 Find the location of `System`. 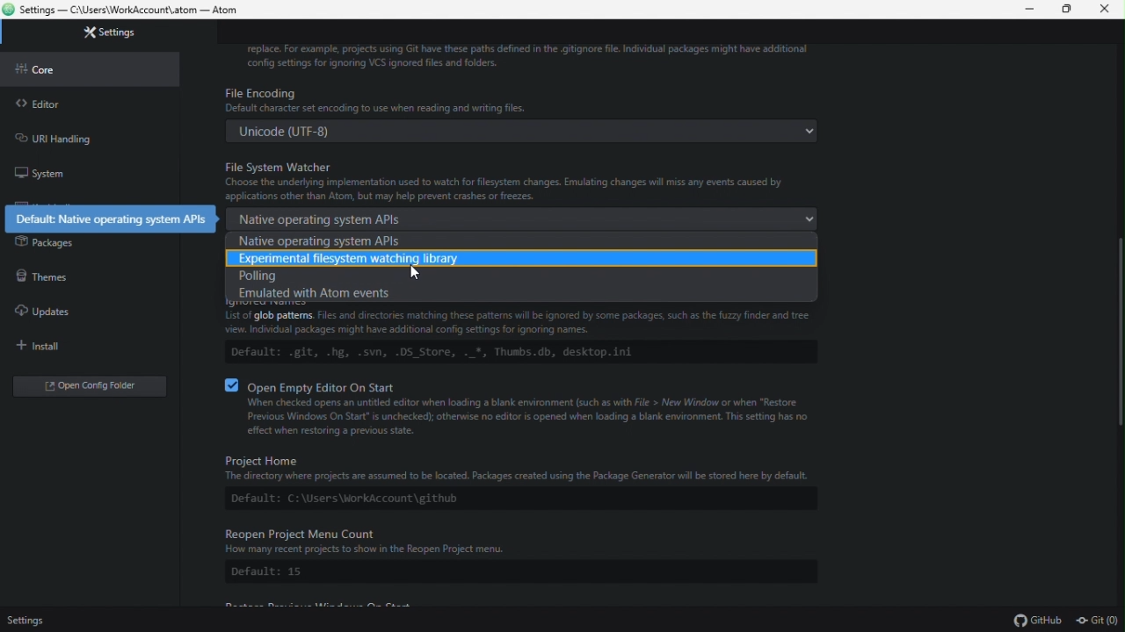

System is located at coordinates (48, 175).